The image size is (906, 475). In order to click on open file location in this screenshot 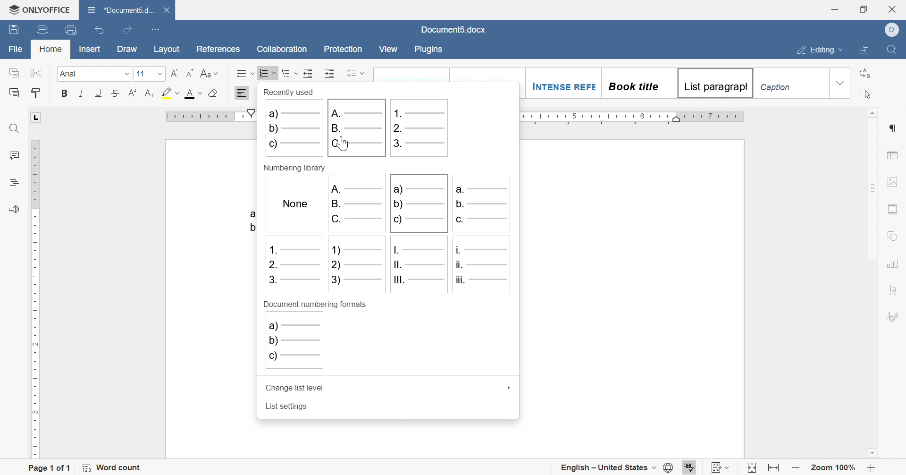, I will do `click(864, 51)`.